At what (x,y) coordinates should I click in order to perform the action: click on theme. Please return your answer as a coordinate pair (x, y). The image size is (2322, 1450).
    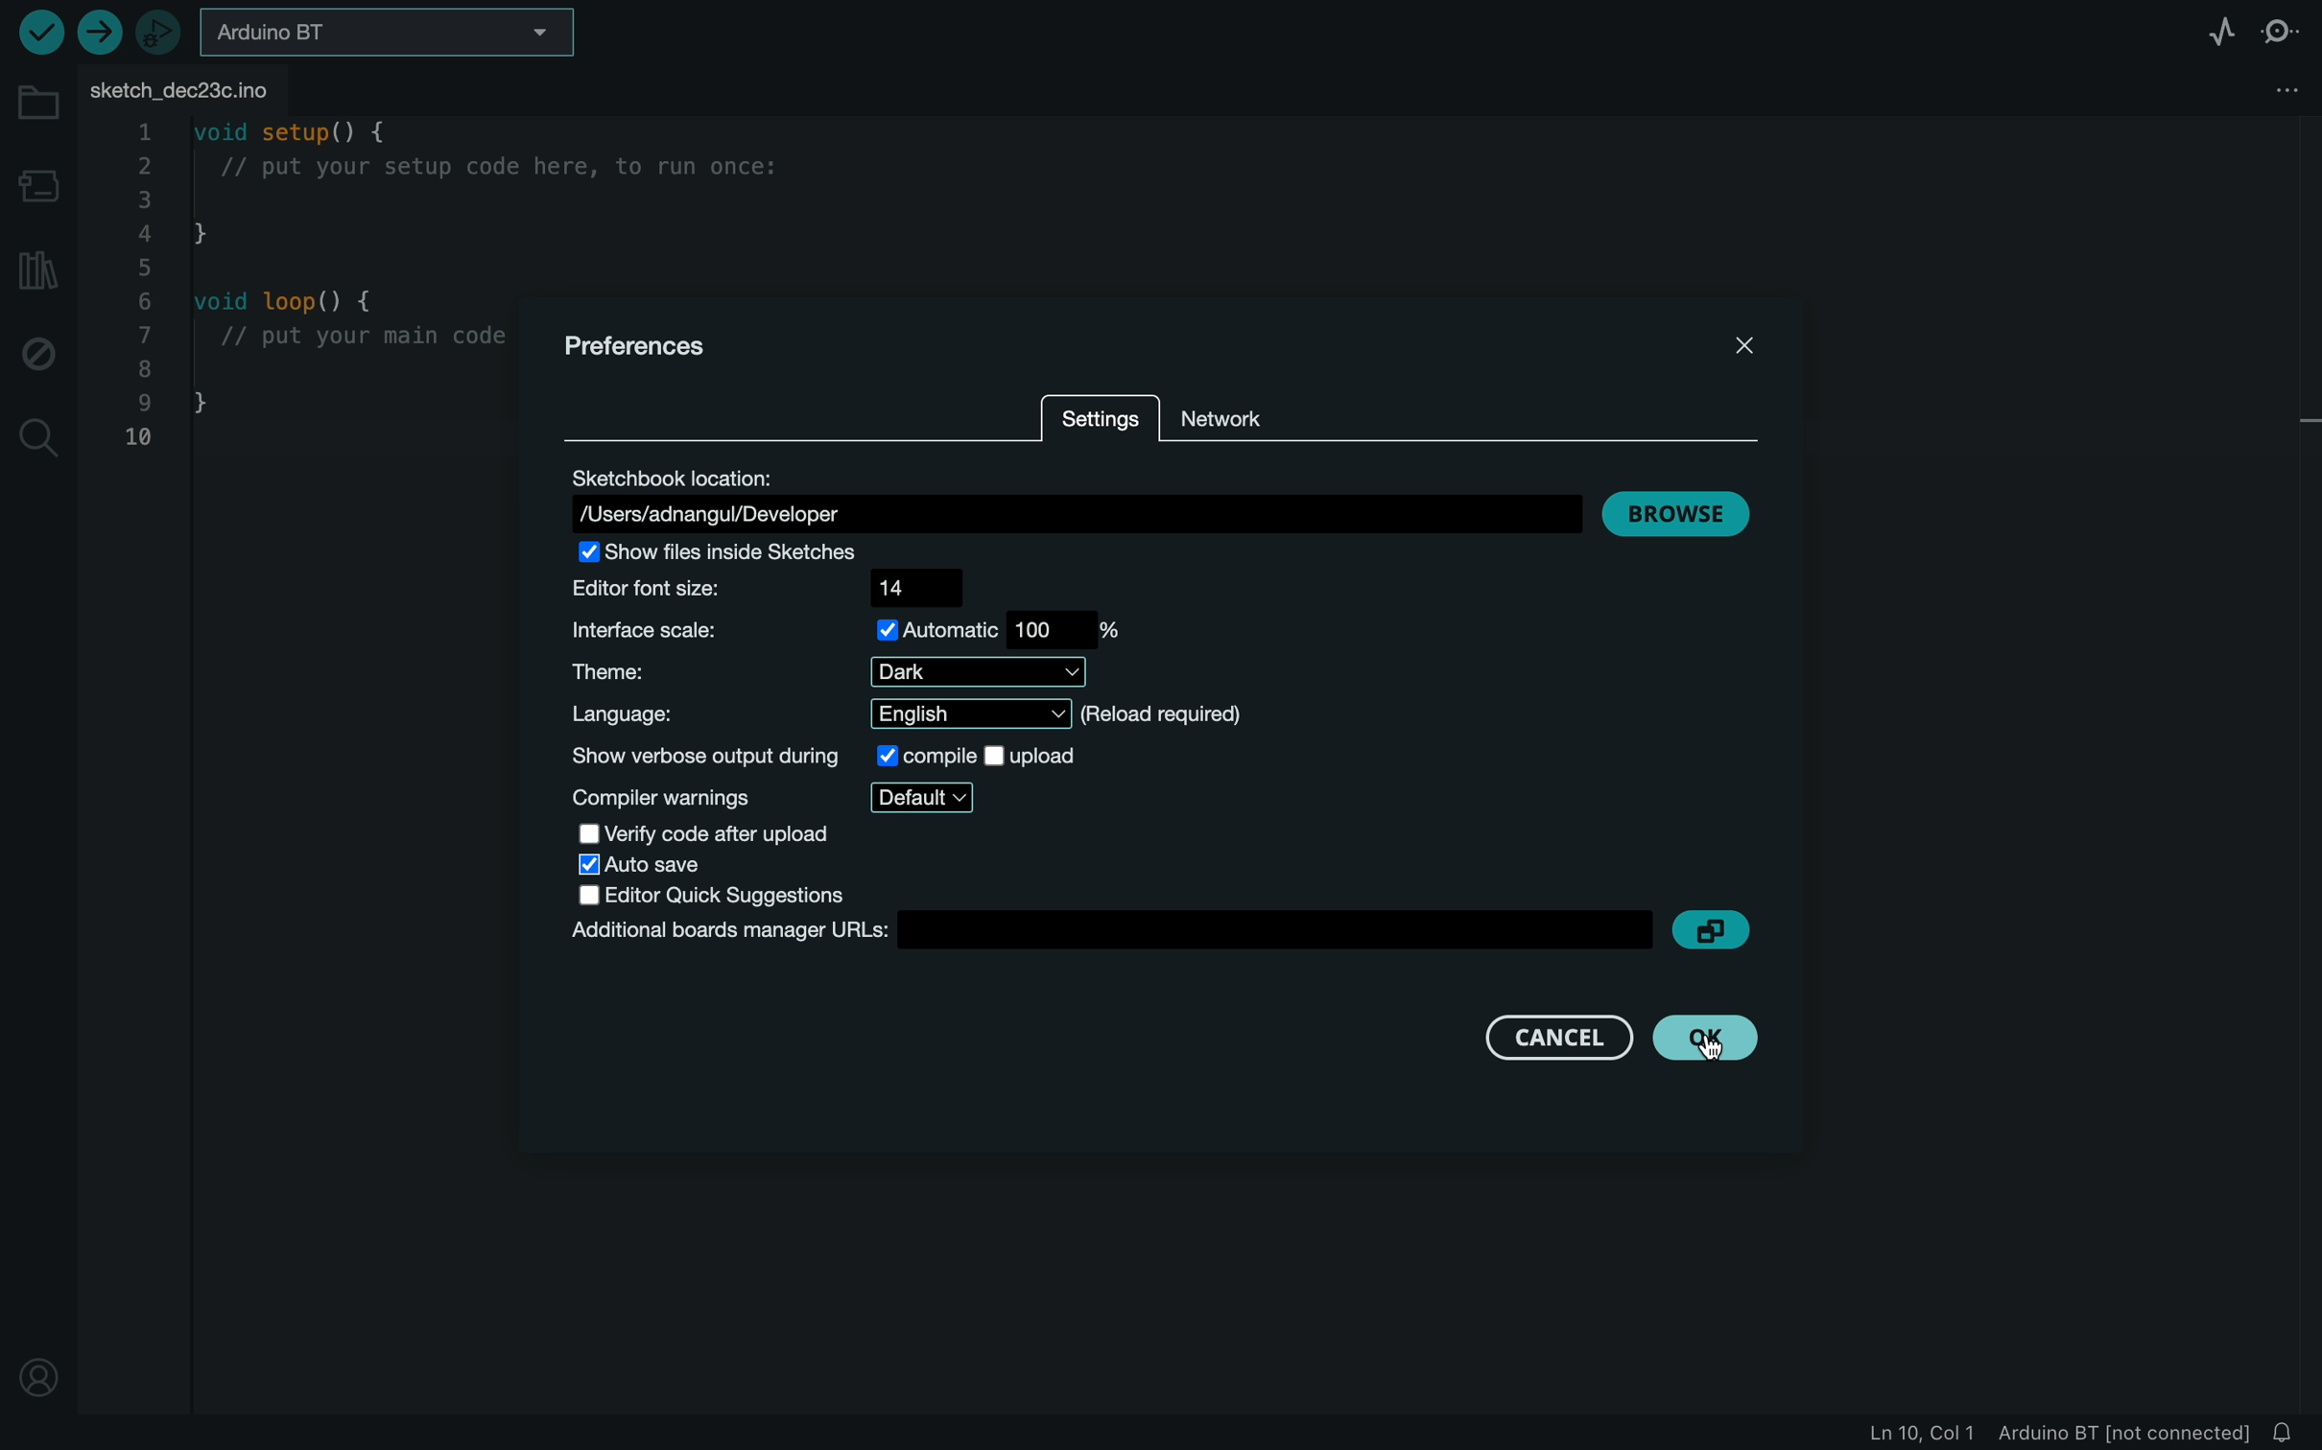
    Looking at the image, I should click on (845, 670).